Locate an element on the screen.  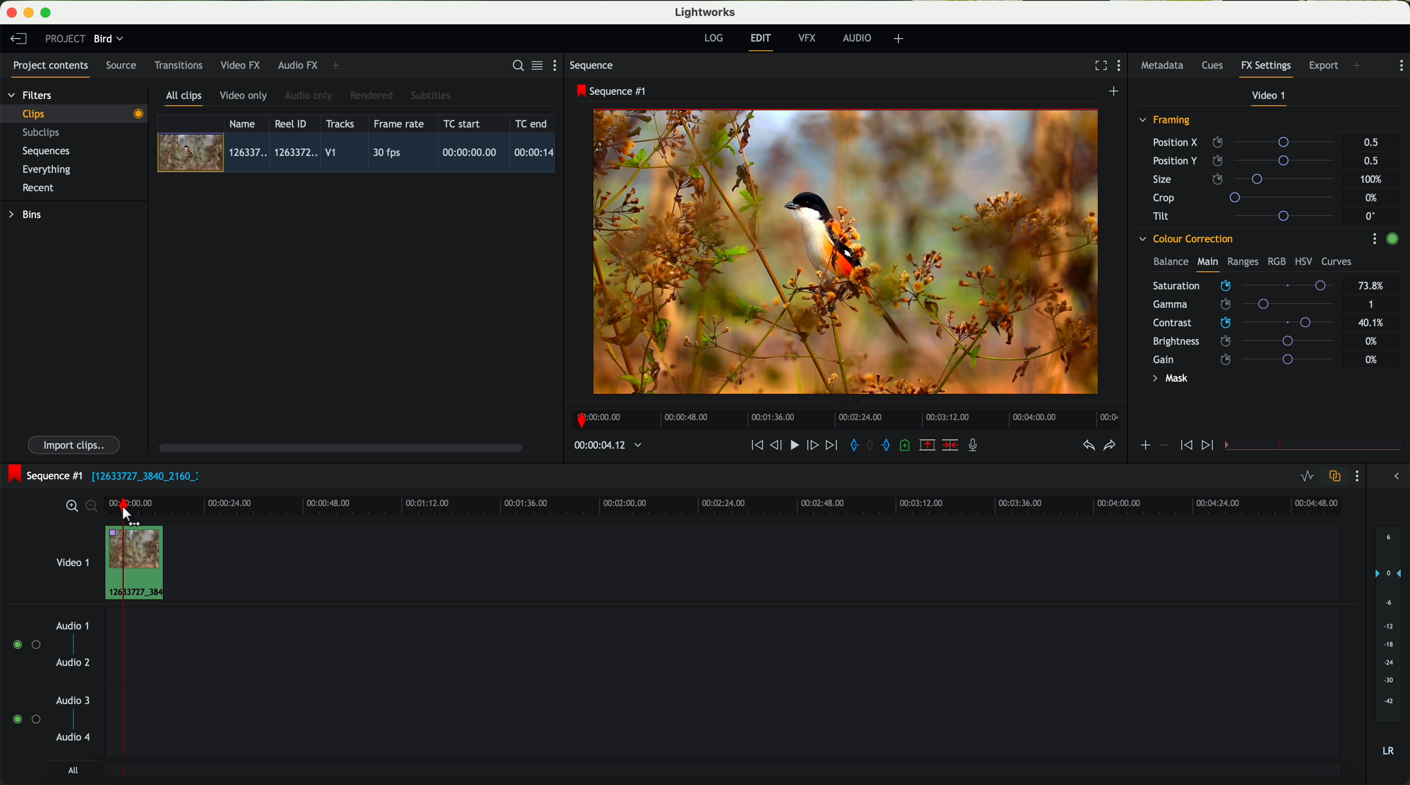
Lightworks is located at coordinates (706, 11).